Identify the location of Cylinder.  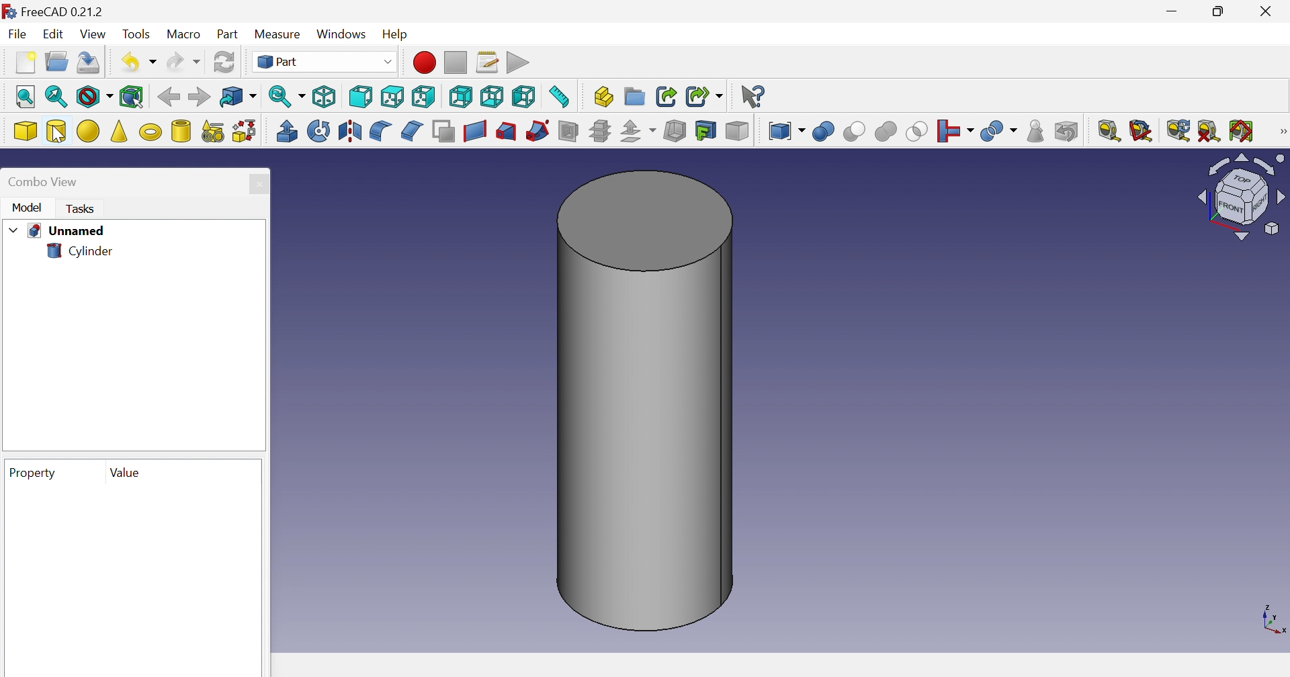
(55, 132).